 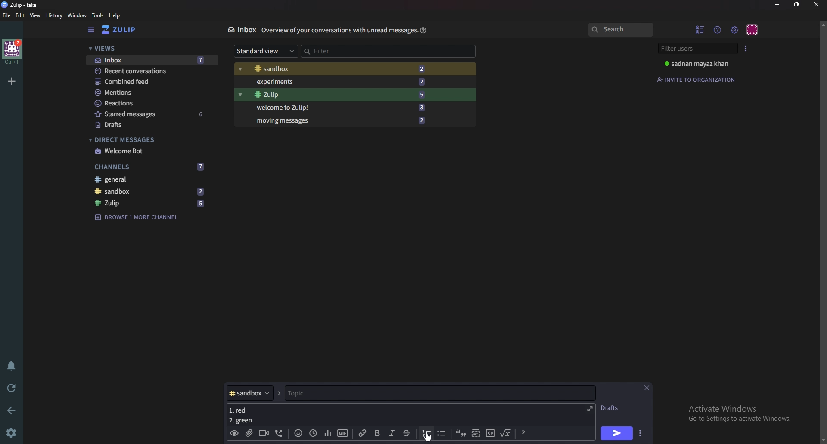 I want to click on scroll bar, so click(x=823, y=231).